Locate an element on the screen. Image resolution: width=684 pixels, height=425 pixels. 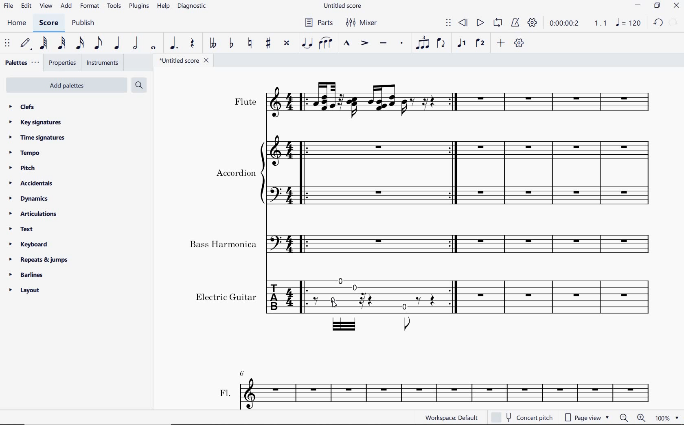
tenuto is located at coordinates (384, 44).